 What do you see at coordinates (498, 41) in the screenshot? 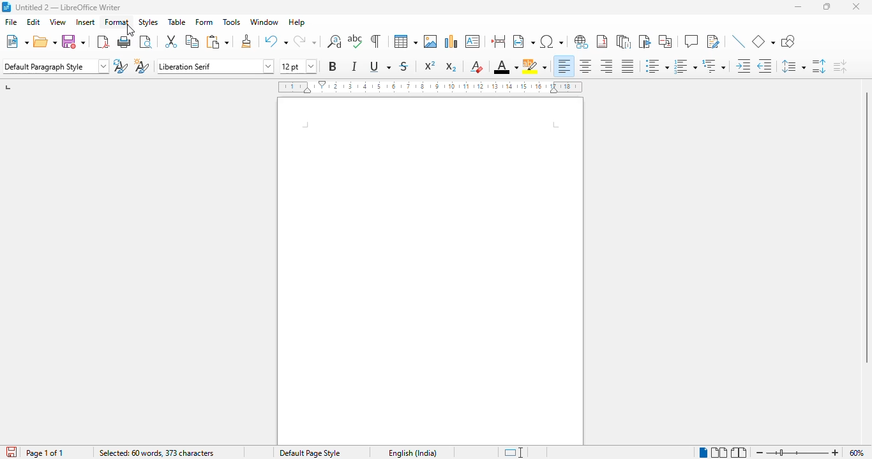
I see `insert page break` at bounding box center [498, 41].